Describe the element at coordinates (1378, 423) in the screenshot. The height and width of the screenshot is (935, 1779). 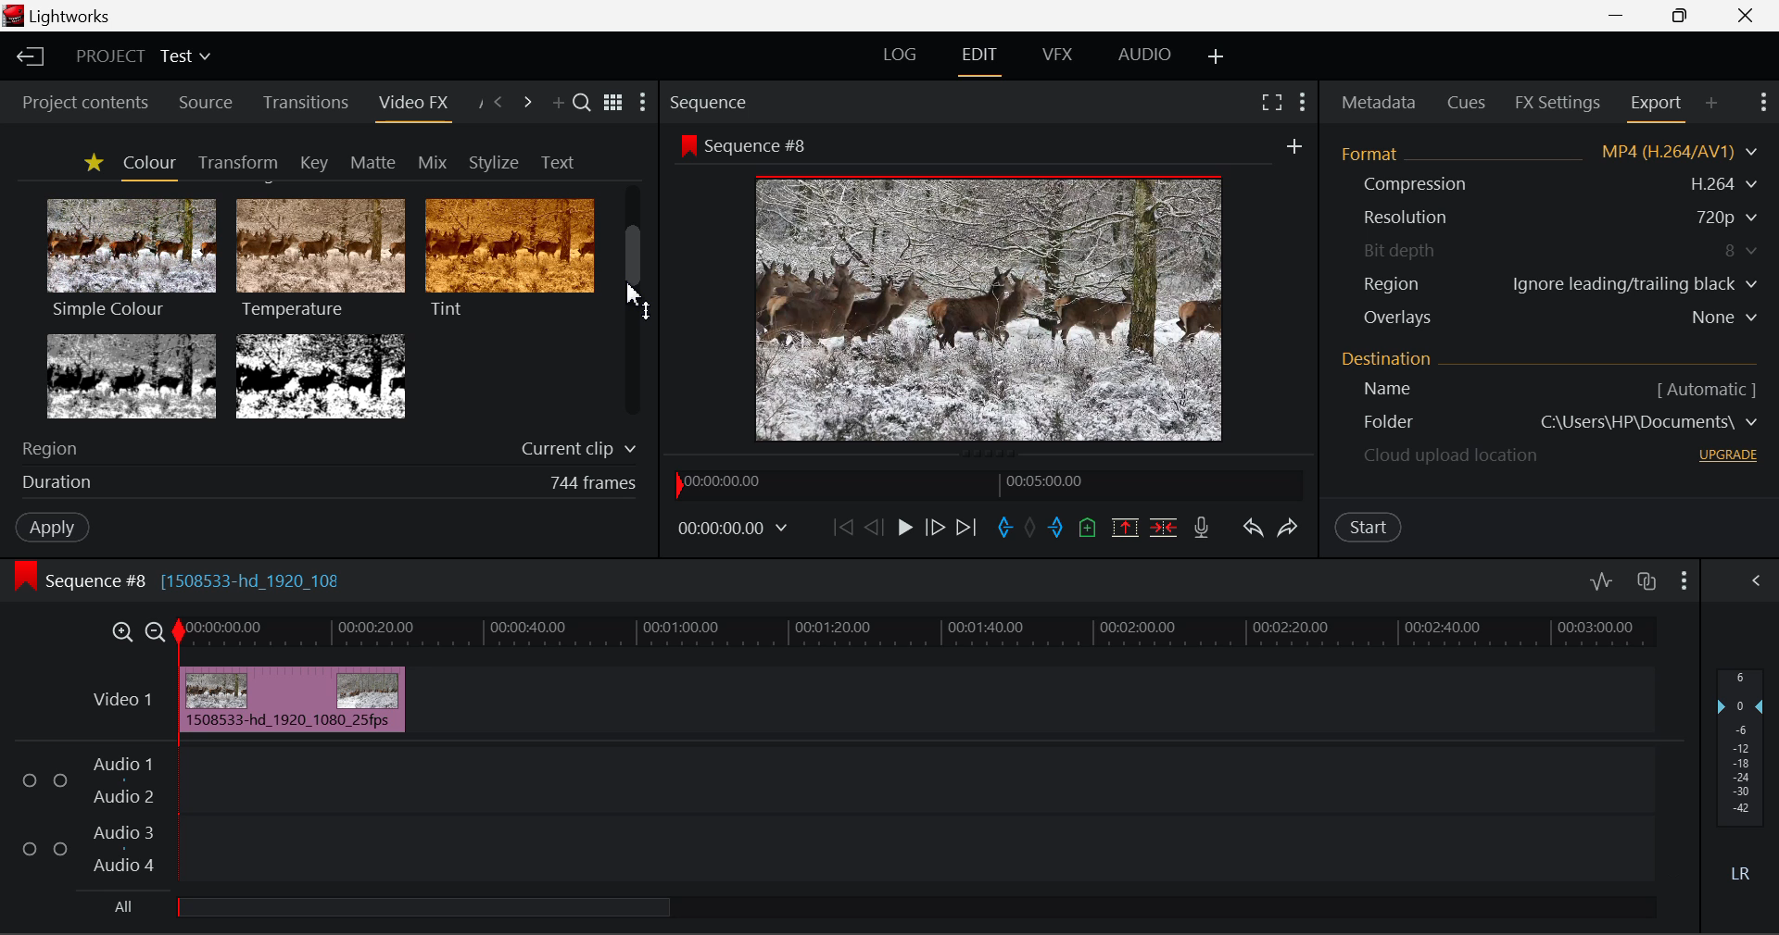
I see `Destination Folder` at that location.